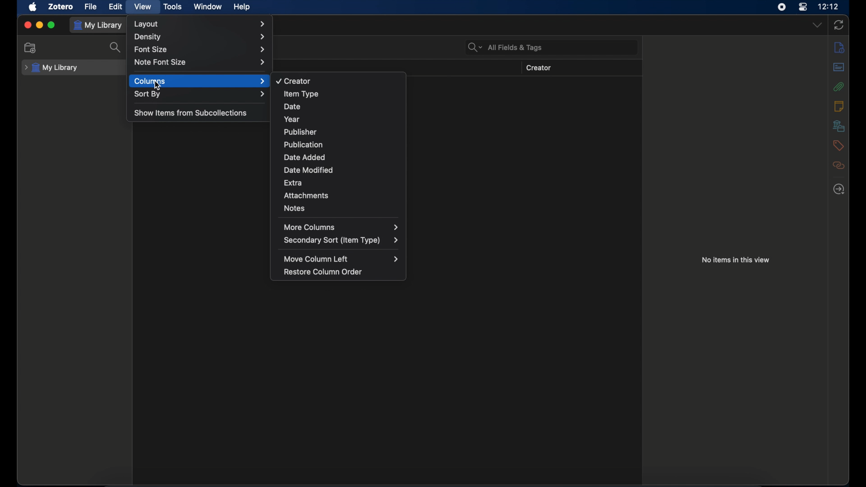  I want to click on restore column order, so click(324, 272).